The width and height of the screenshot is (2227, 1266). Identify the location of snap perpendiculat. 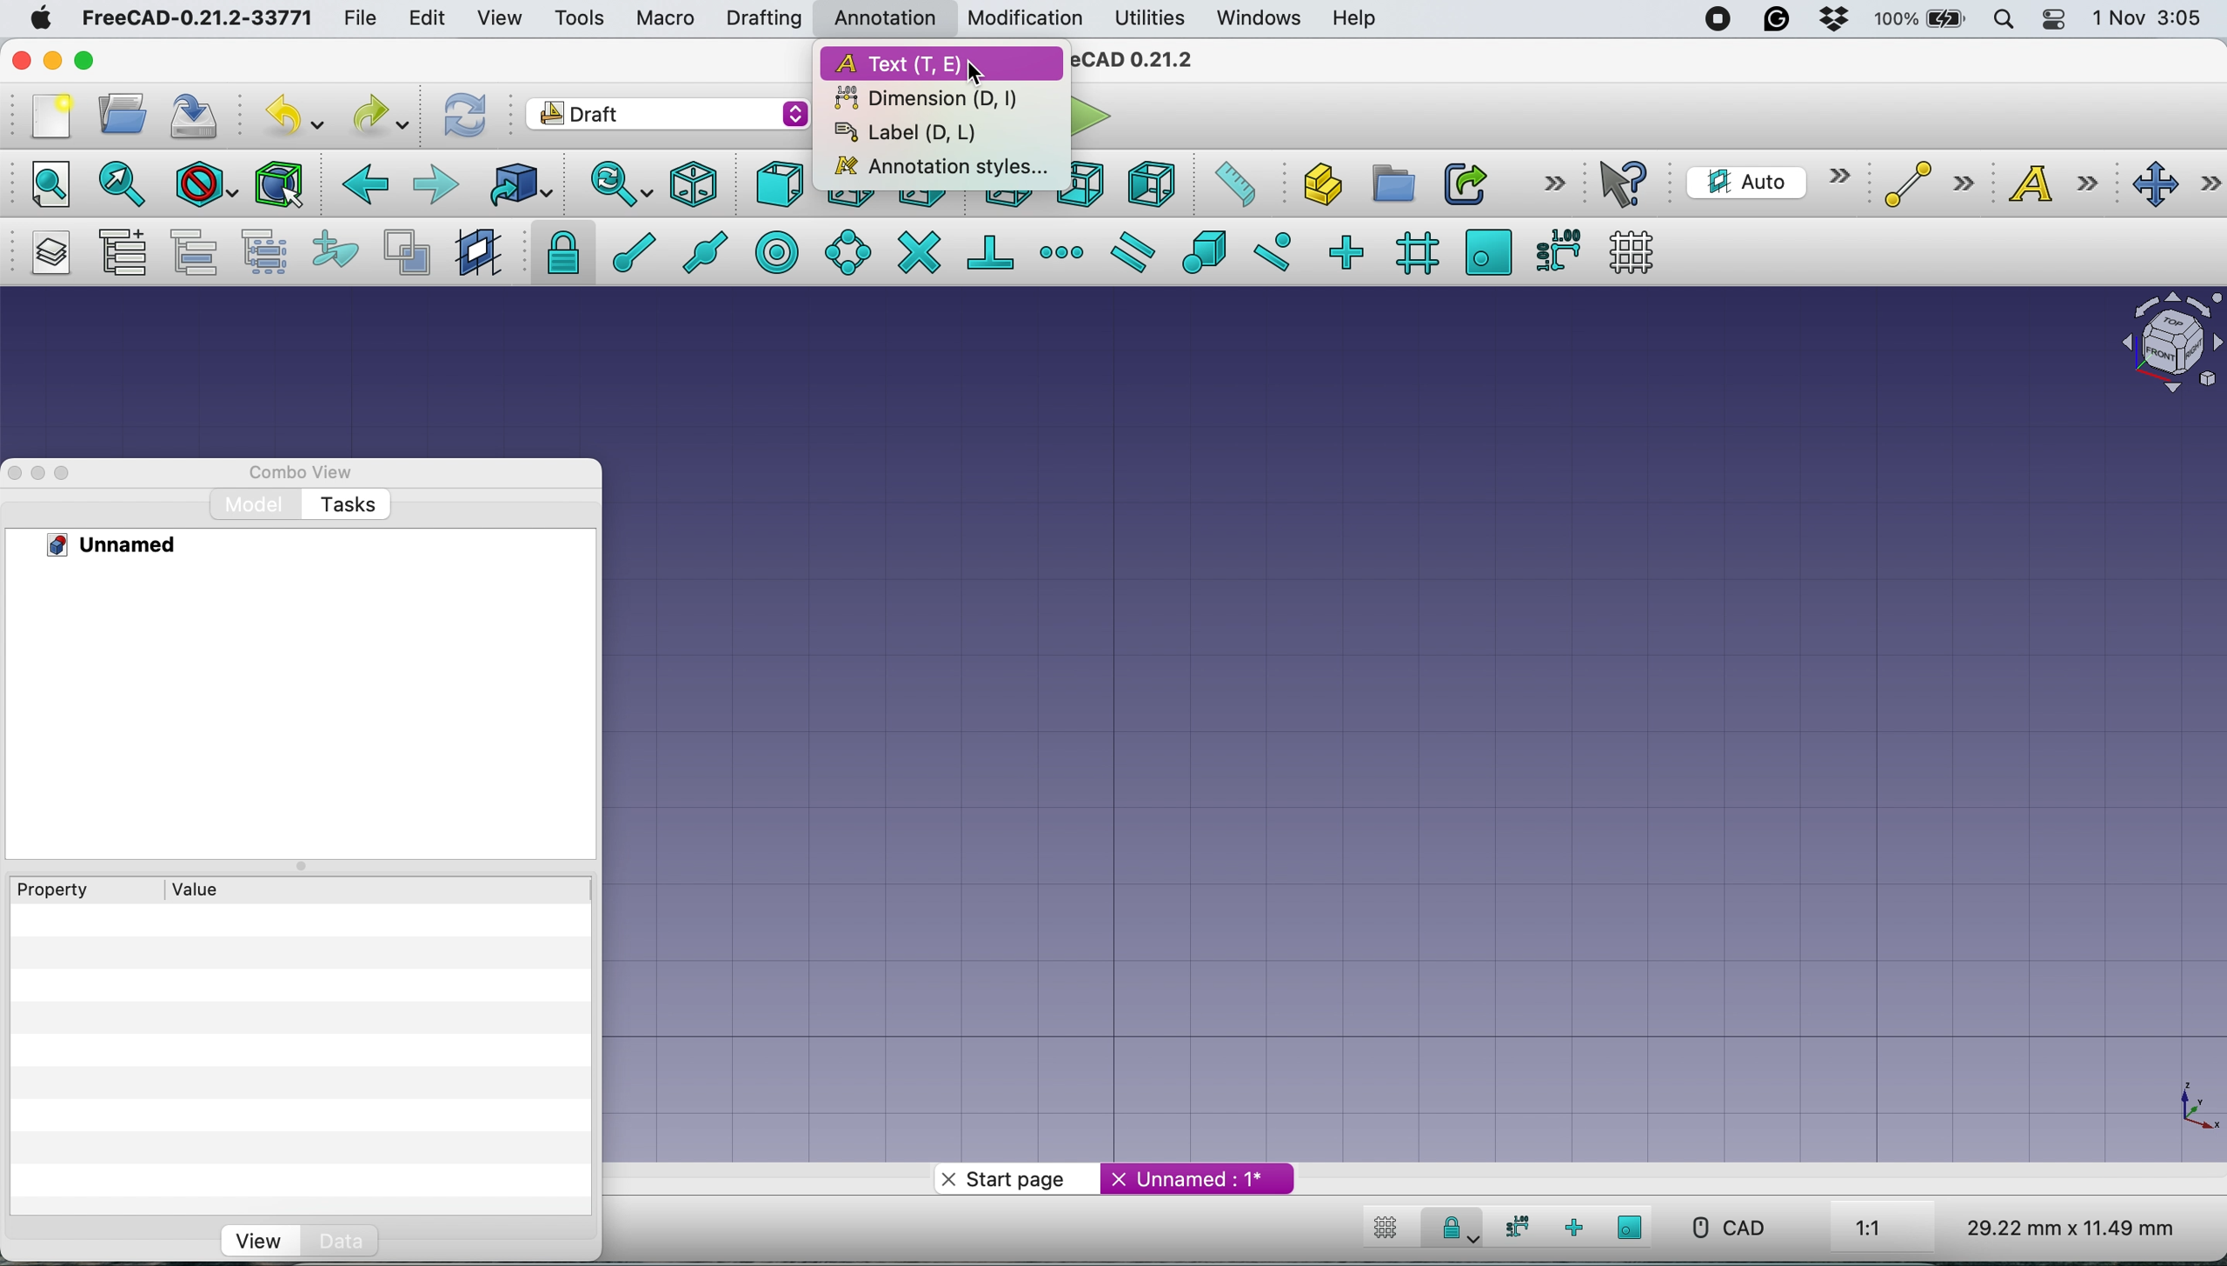
(992, 254).